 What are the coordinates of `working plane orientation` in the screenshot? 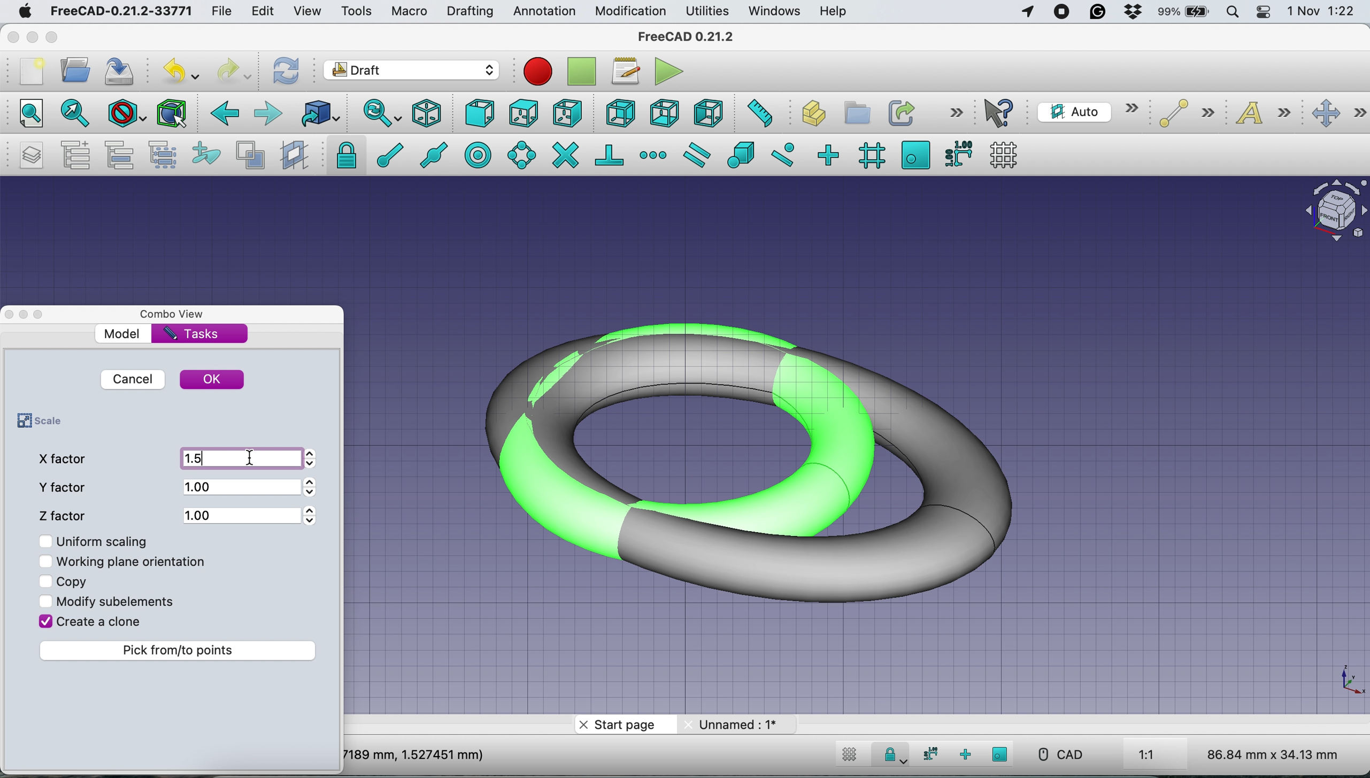 It's located at (136, 561).